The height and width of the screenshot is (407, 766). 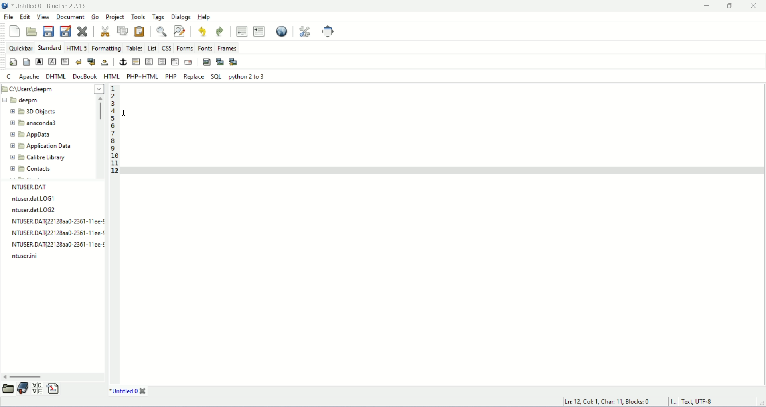 What do you see at coordinates (79, 62) in the screenshot?
I see `break` at bounding box center [79, 62].